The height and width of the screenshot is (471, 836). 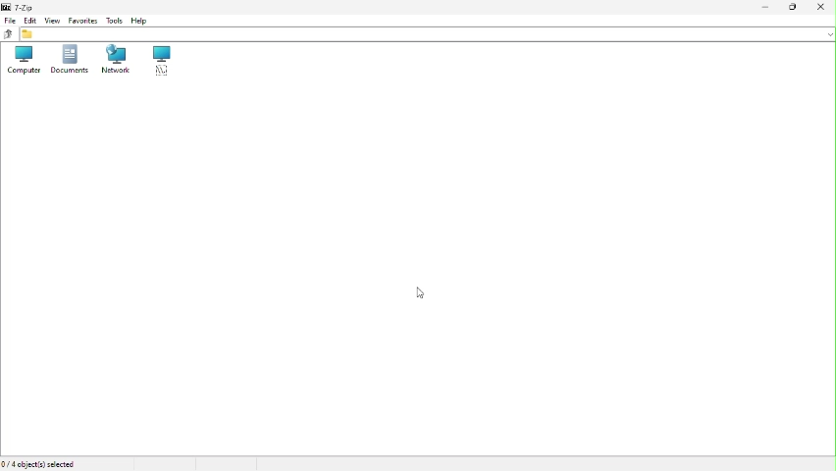 I want to click on Help, so click(x=143, y=19).